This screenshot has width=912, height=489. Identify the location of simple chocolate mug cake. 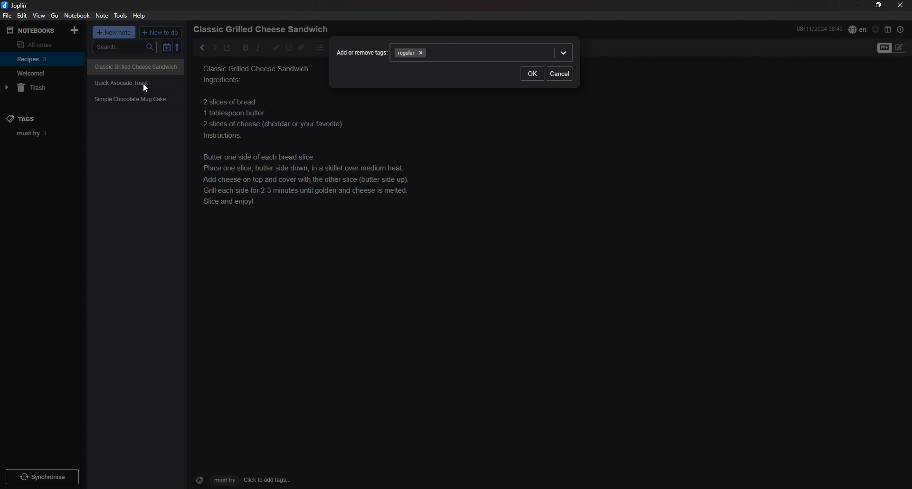
(132, 99).